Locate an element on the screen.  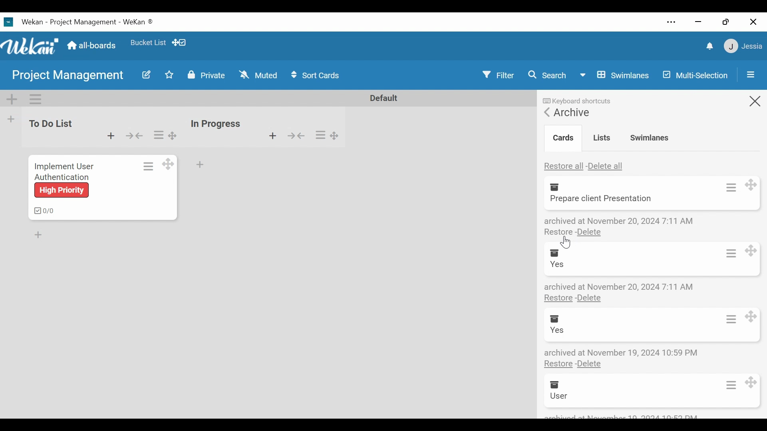
Swimlanes is located at coordinates (649, 137).